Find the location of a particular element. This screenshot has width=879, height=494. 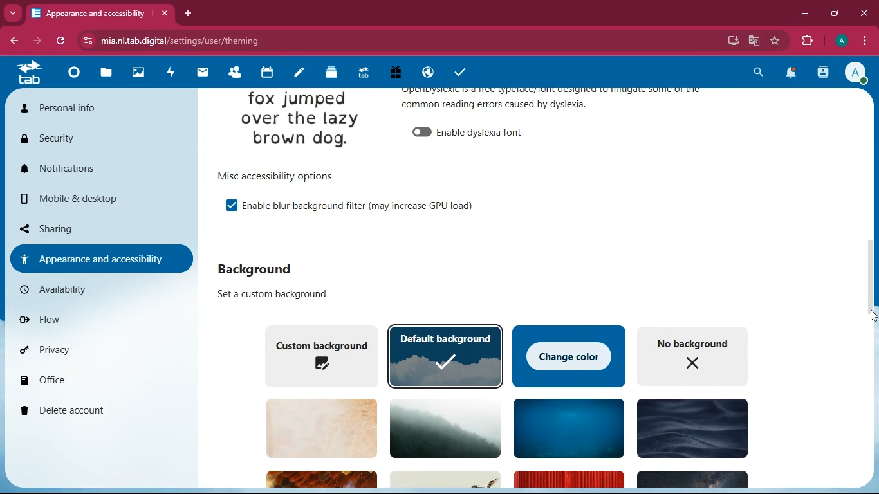

default is located at coordinates (443, 353).